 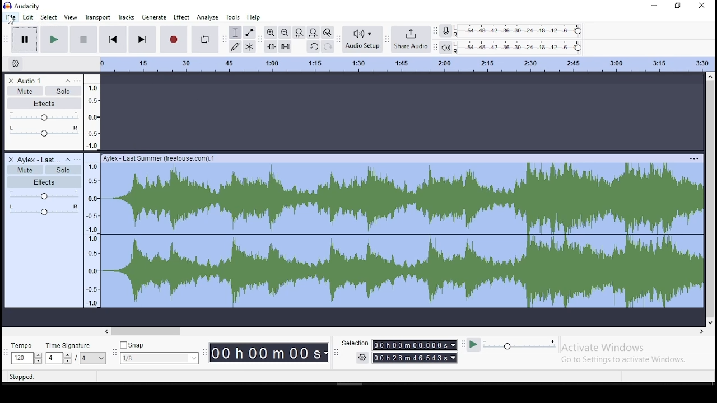 I want to click on fit selection to width, so click(x=299, y=33).